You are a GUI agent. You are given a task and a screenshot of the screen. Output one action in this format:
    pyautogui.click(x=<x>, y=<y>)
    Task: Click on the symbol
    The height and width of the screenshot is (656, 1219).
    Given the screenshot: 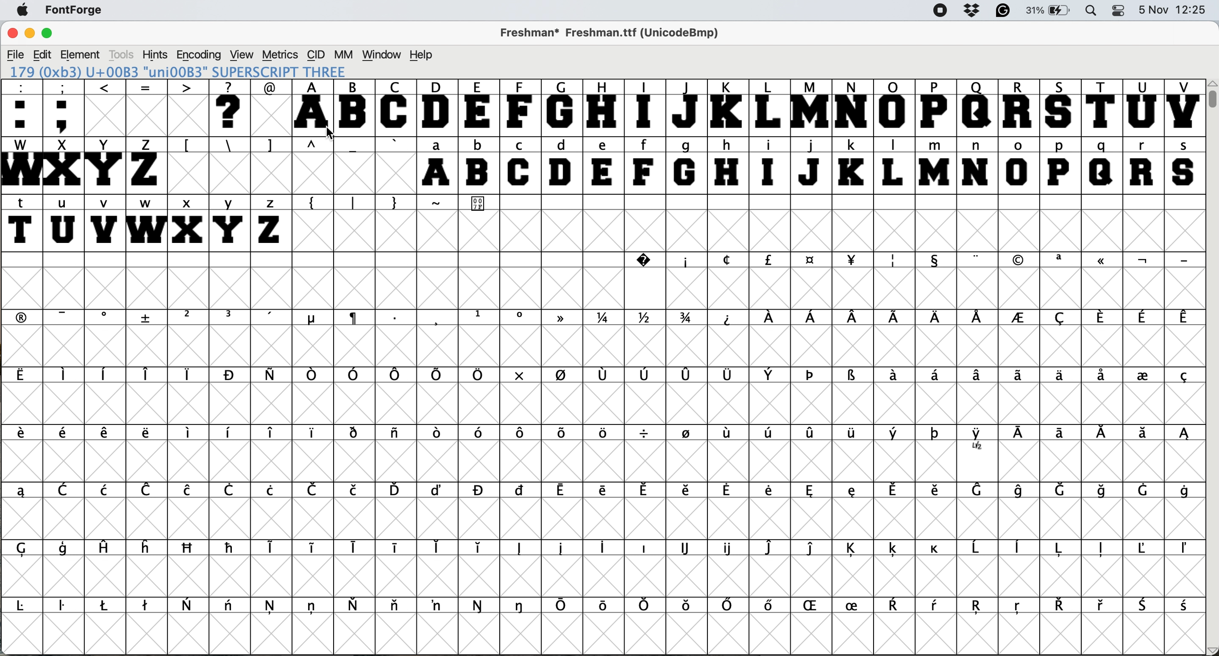 What is the action you would take?
    pyautogui.click(x=21, y=491)
    